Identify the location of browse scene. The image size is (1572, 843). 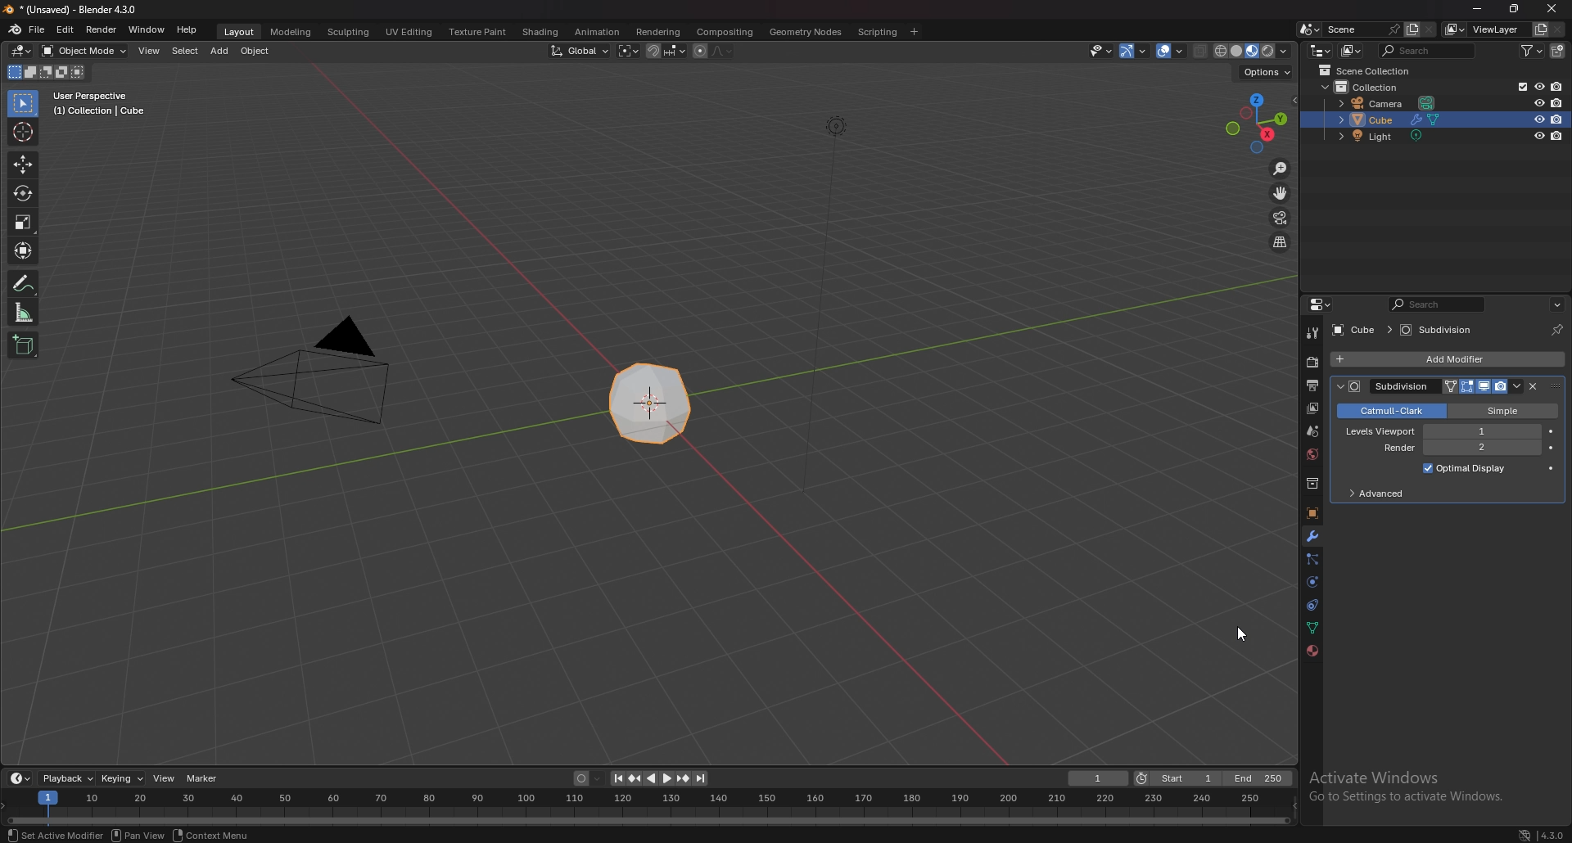
(1310, 29).